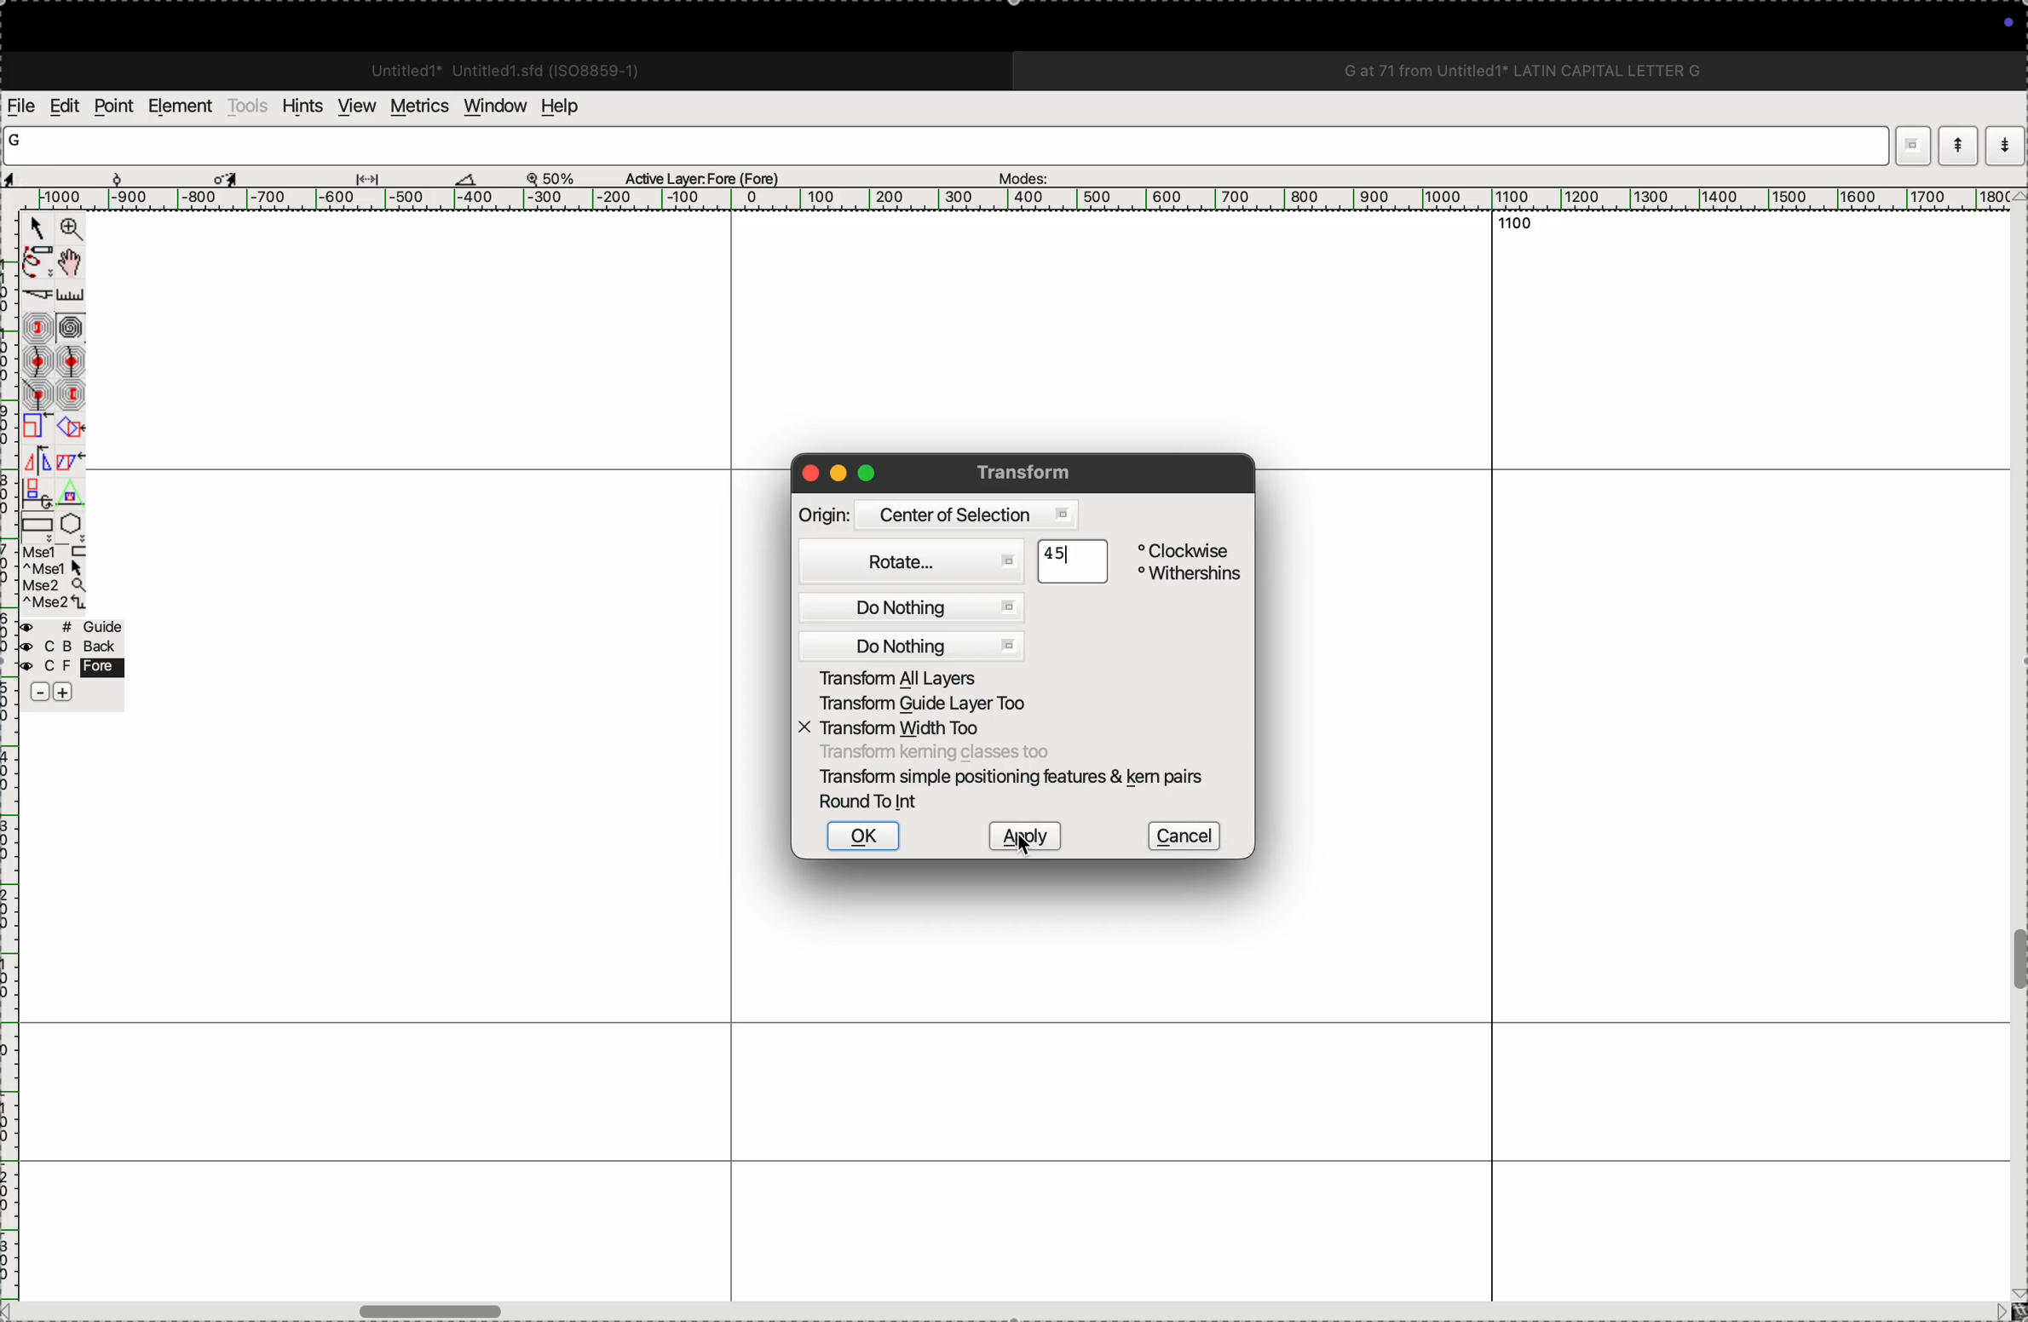 The height and width of the screenshot is (1322, 2028). Describe the element at coordinates (59, 175) in the screenshot. I see `cordinates` at that location.